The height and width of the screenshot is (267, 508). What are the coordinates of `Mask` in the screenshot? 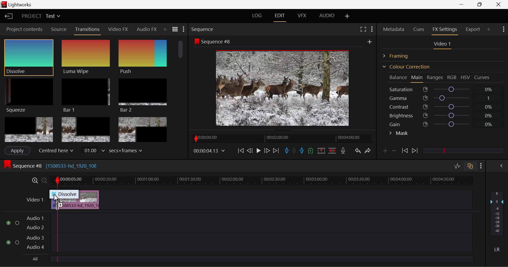 It's located at (399, 134).